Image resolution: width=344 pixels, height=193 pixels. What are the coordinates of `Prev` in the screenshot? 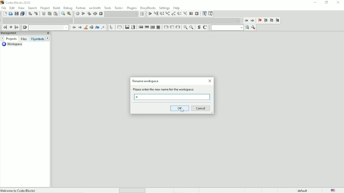 It's located at (74, 28).